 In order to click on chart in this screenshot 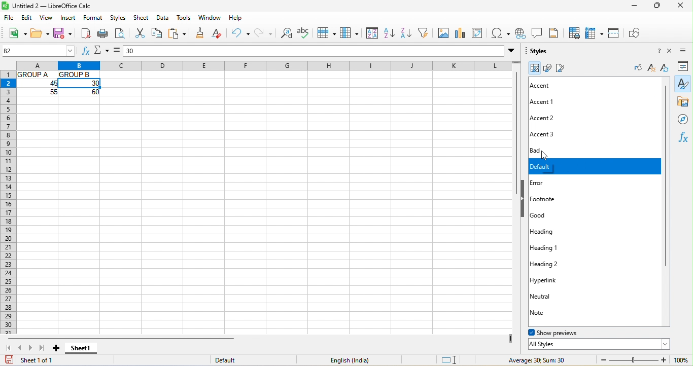, I will do `click(460, 33)`.